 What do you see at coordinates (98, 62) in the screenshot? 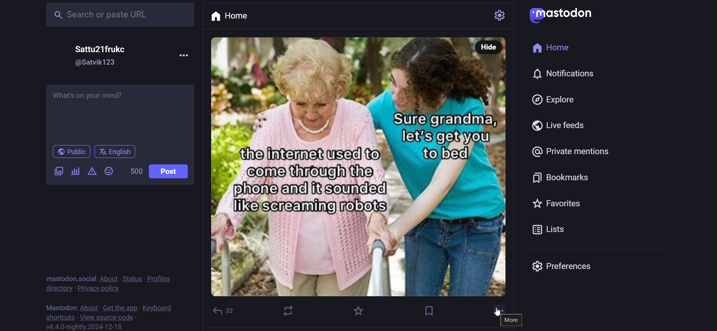
I see `@satvik123` at bounding box center [98, 62].